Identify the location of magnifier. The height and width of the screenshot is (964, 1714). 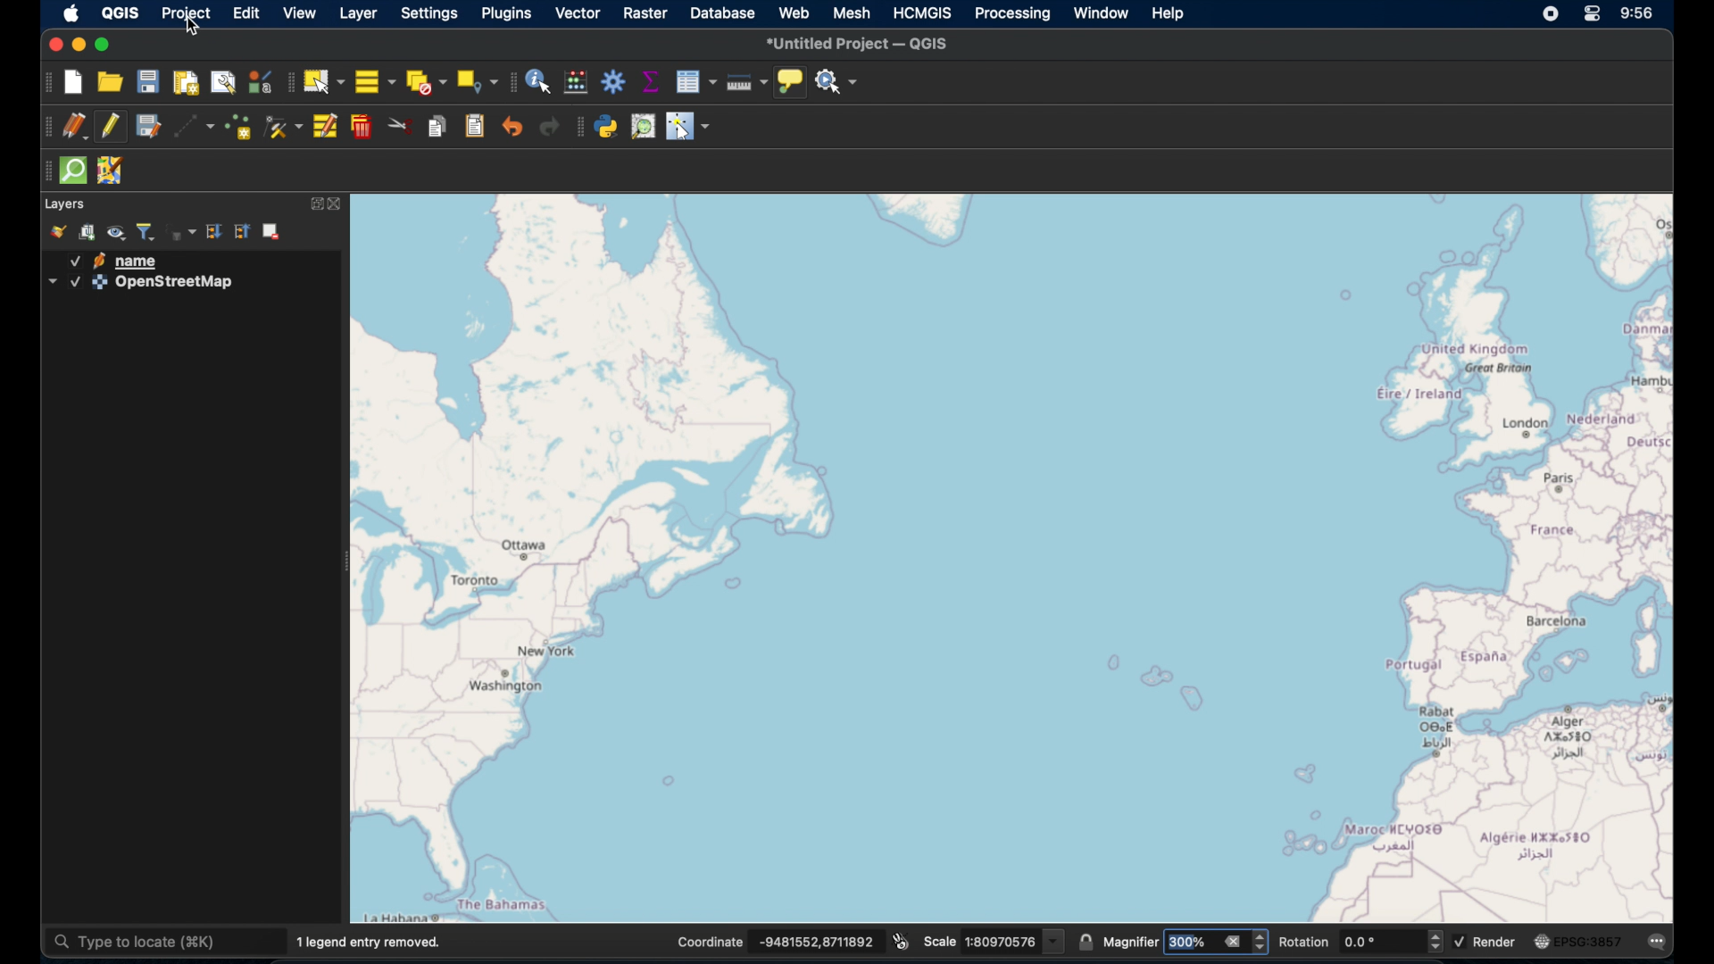
(1186, 941).